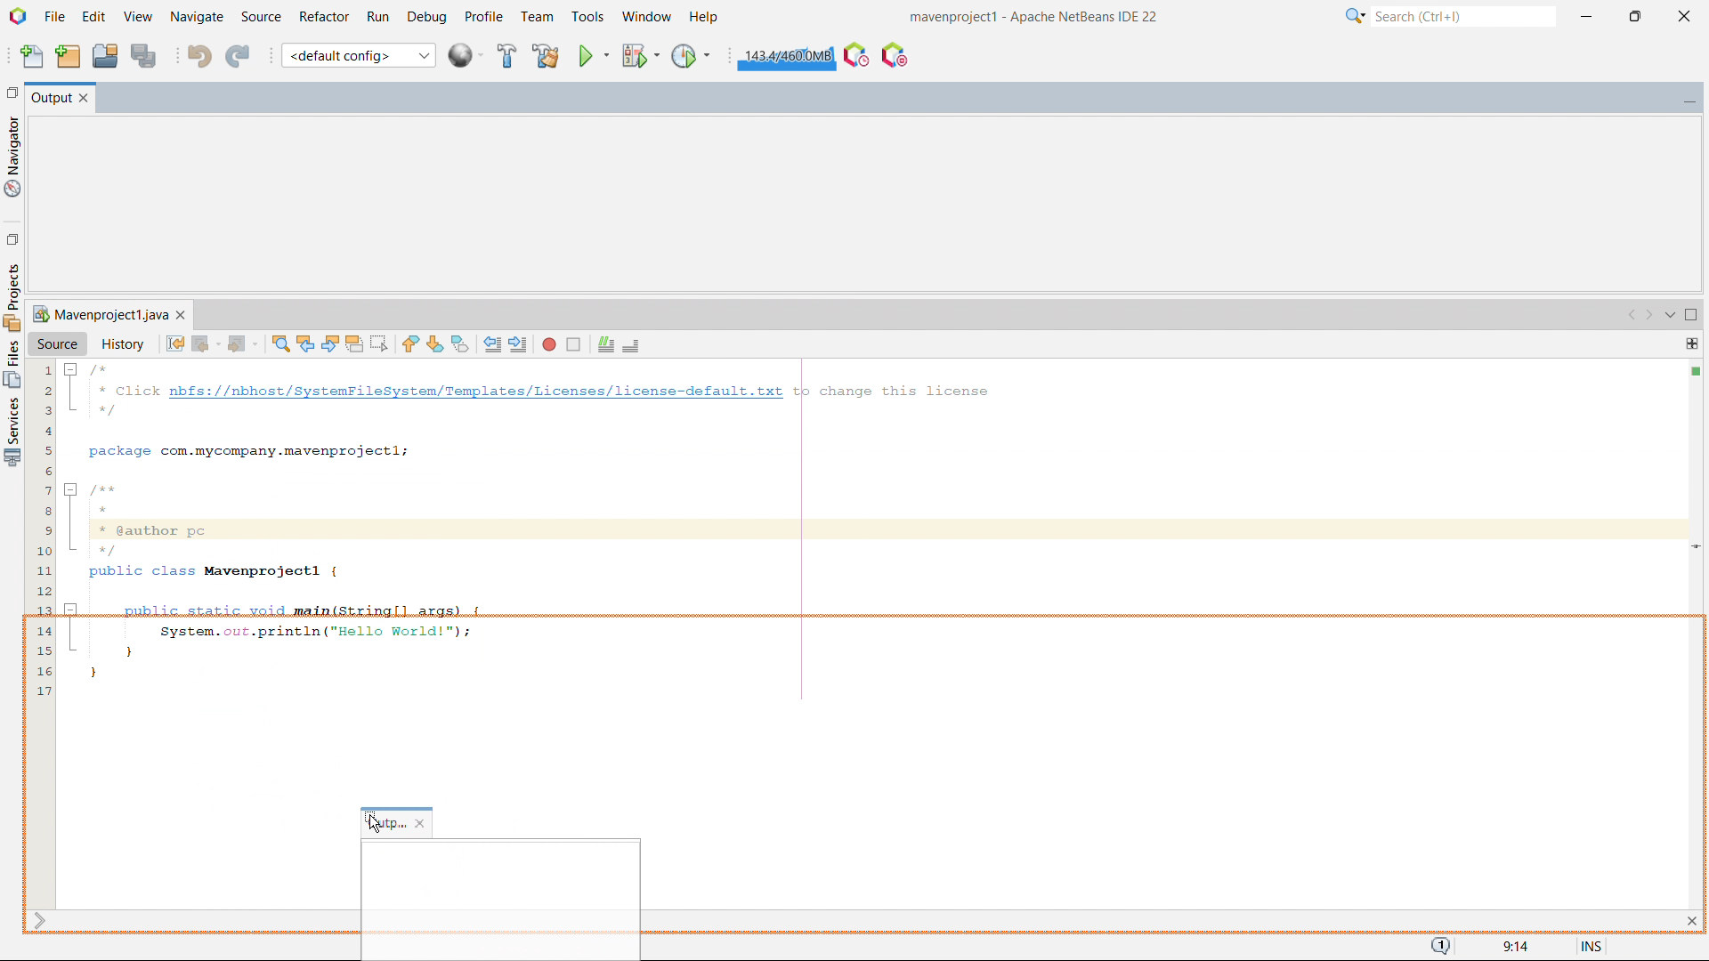 This screenshot has width=1709, height=961. Describe the element at coordinates (93, 17) in the screenshot. I see `edit` at that location.